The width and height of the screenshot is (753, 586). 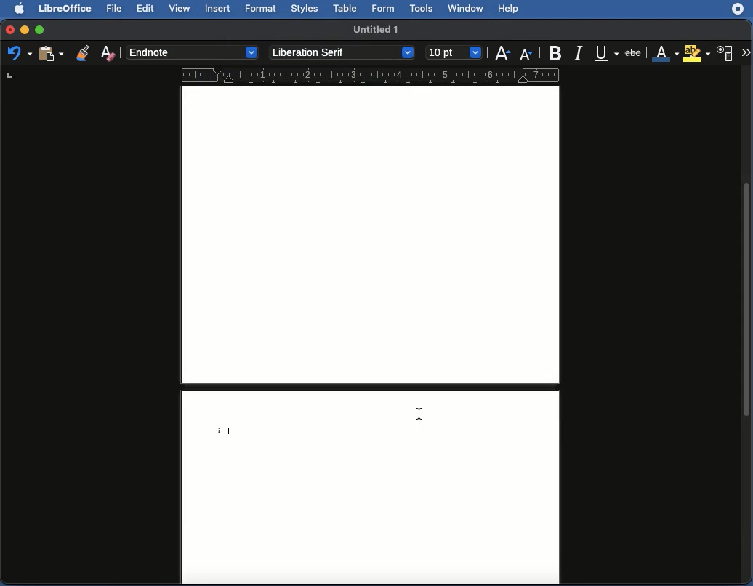 What do you see at coordinates (377, 28) in the screenshot?
I see `Name` at bounding box center [377, 28].